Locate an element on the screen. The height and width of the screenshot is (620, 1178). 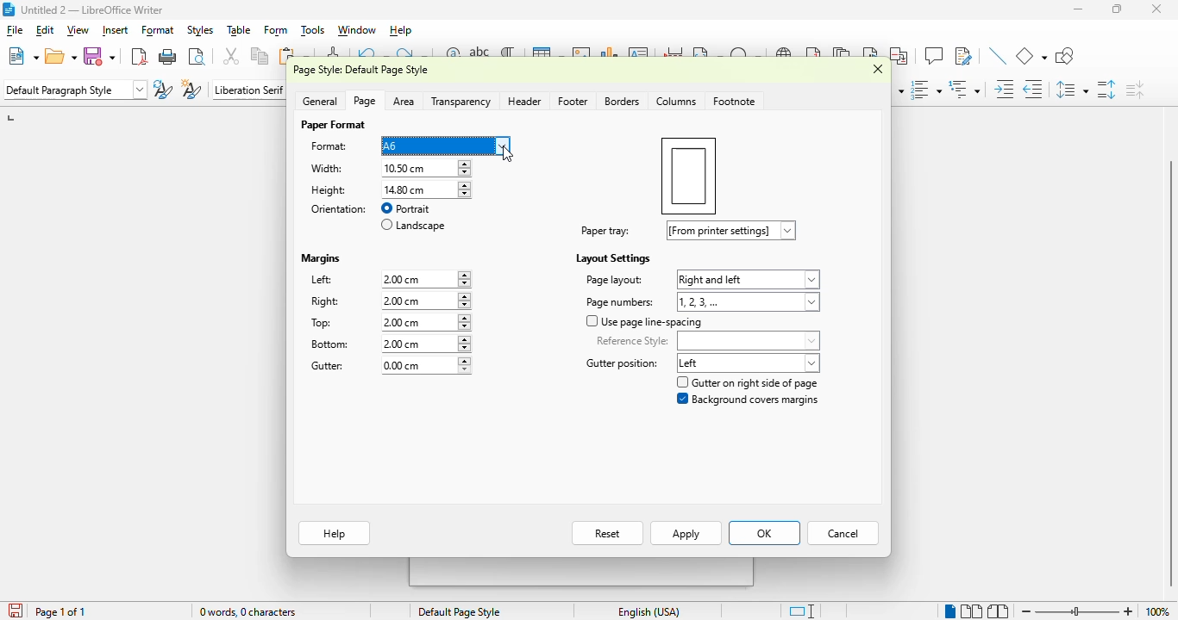
height: 14.80 cm is located at coordinates (387, 189).